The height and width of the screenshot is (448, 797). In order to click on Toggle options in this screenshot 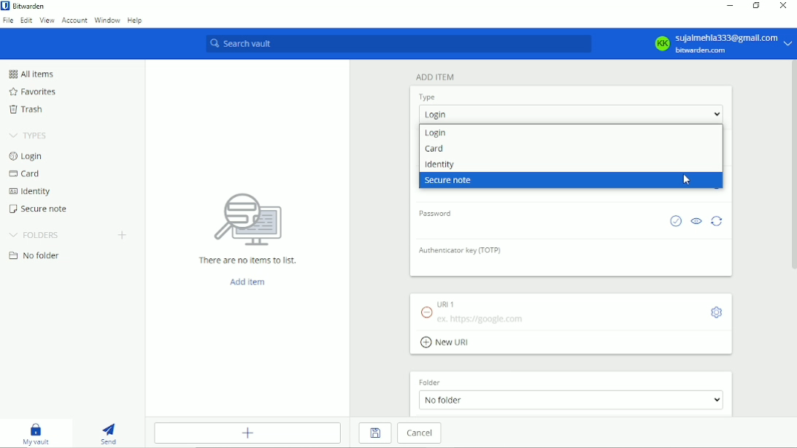, I will do `click(715, 312)`.